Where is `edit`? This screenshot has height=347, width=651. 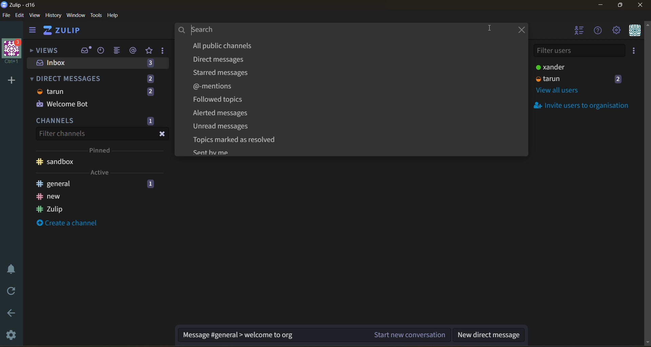 edit is located at coordinates (20, 16).